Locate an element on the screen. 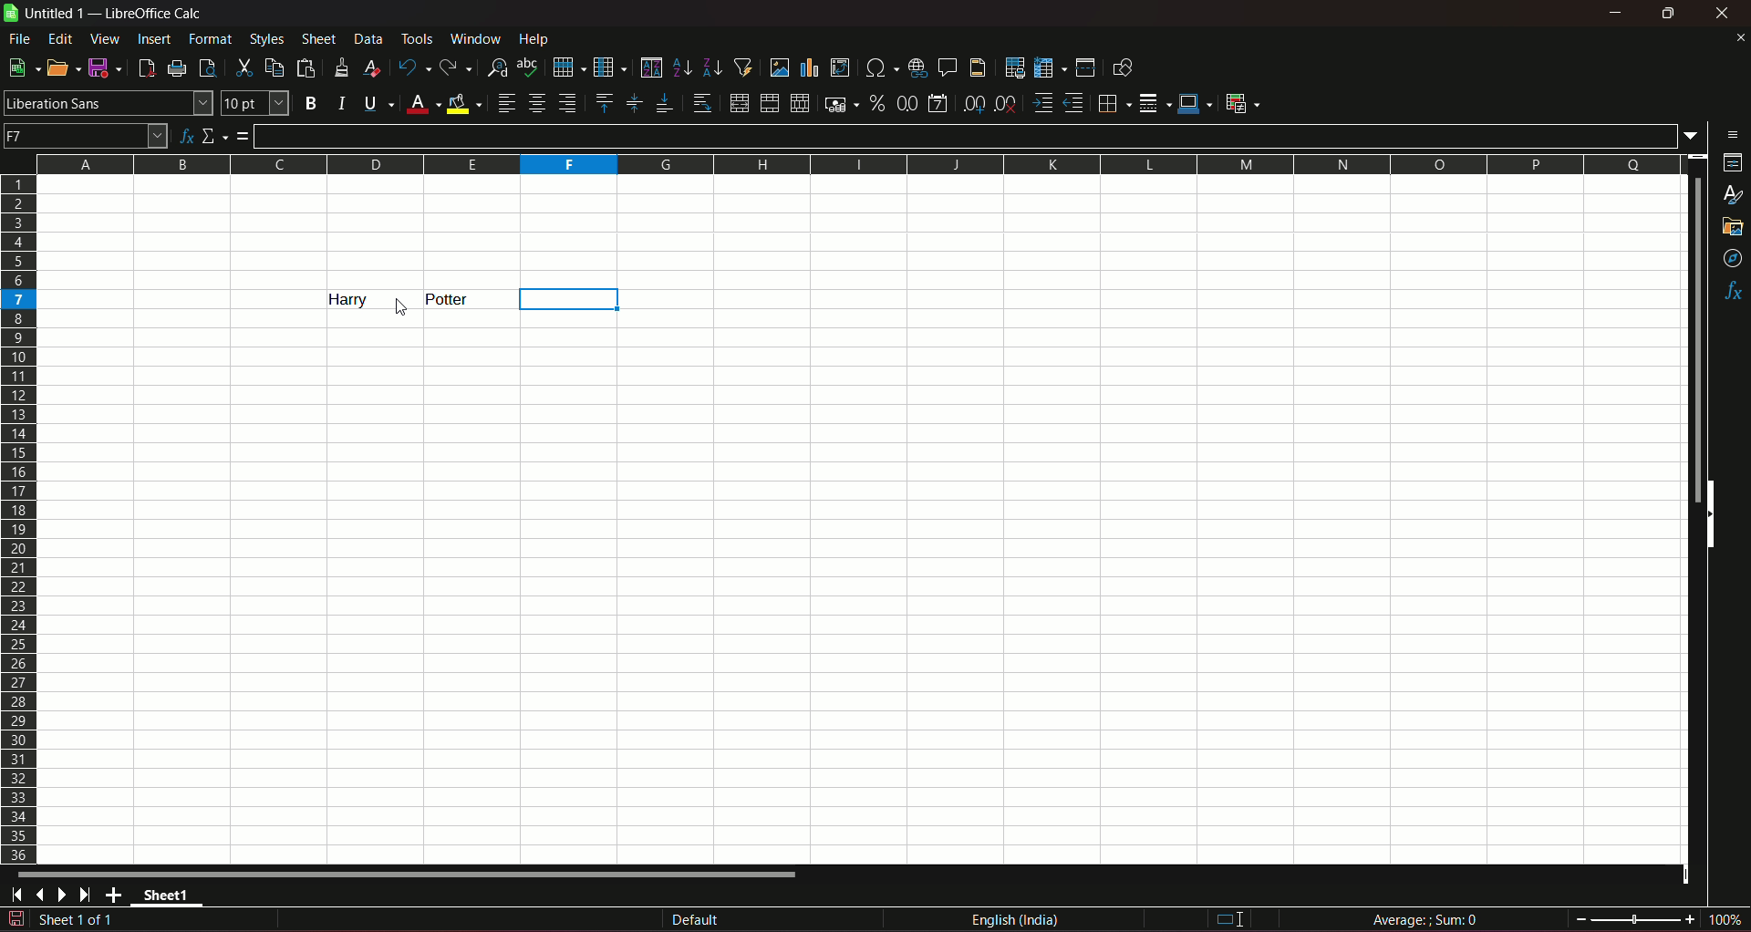 The width and height of the screenshot is (1751, 932). borders is located at coordinates (1112, 103).